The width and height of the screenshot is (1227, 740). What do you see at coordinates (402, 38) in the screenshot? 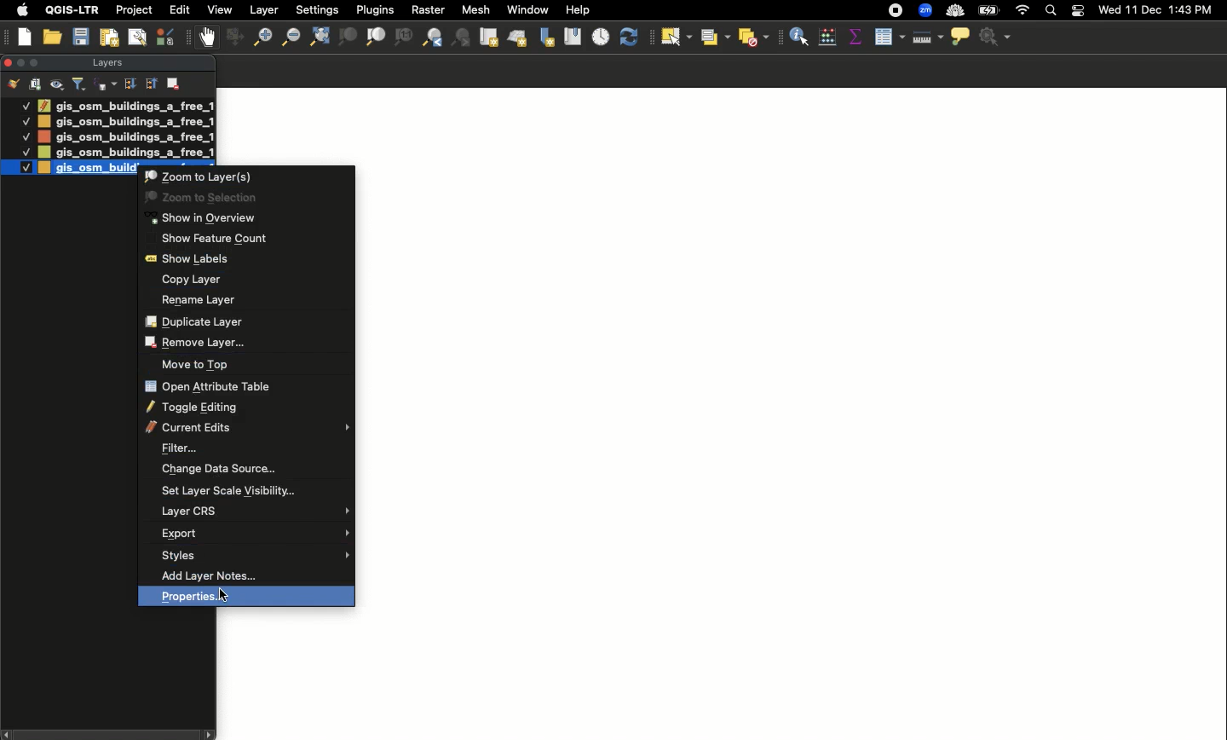
I see `1:1` at bounding box center [402, 38].